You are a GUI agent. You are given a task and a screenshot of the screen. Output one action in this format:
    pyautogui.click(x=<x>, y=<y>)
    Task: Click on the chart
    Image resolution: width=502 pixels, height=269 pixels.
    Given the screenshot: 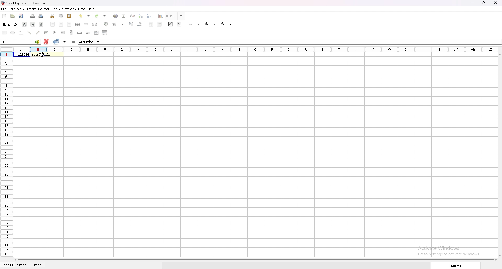 What is the action you would take?
    pyautogui.click(x=161, y=16)
    